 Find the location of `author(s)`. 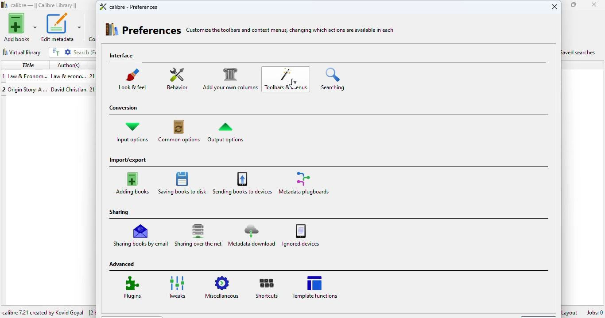

author(s) is located at coordinates (69, 65).